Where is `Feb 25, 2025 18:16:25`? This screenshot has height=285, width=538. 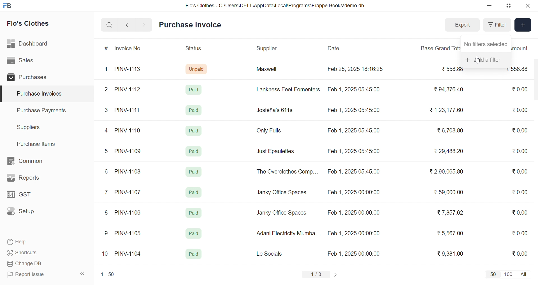
Feb 25, 2025 18:16:25 is located at coordinates (356, 69).